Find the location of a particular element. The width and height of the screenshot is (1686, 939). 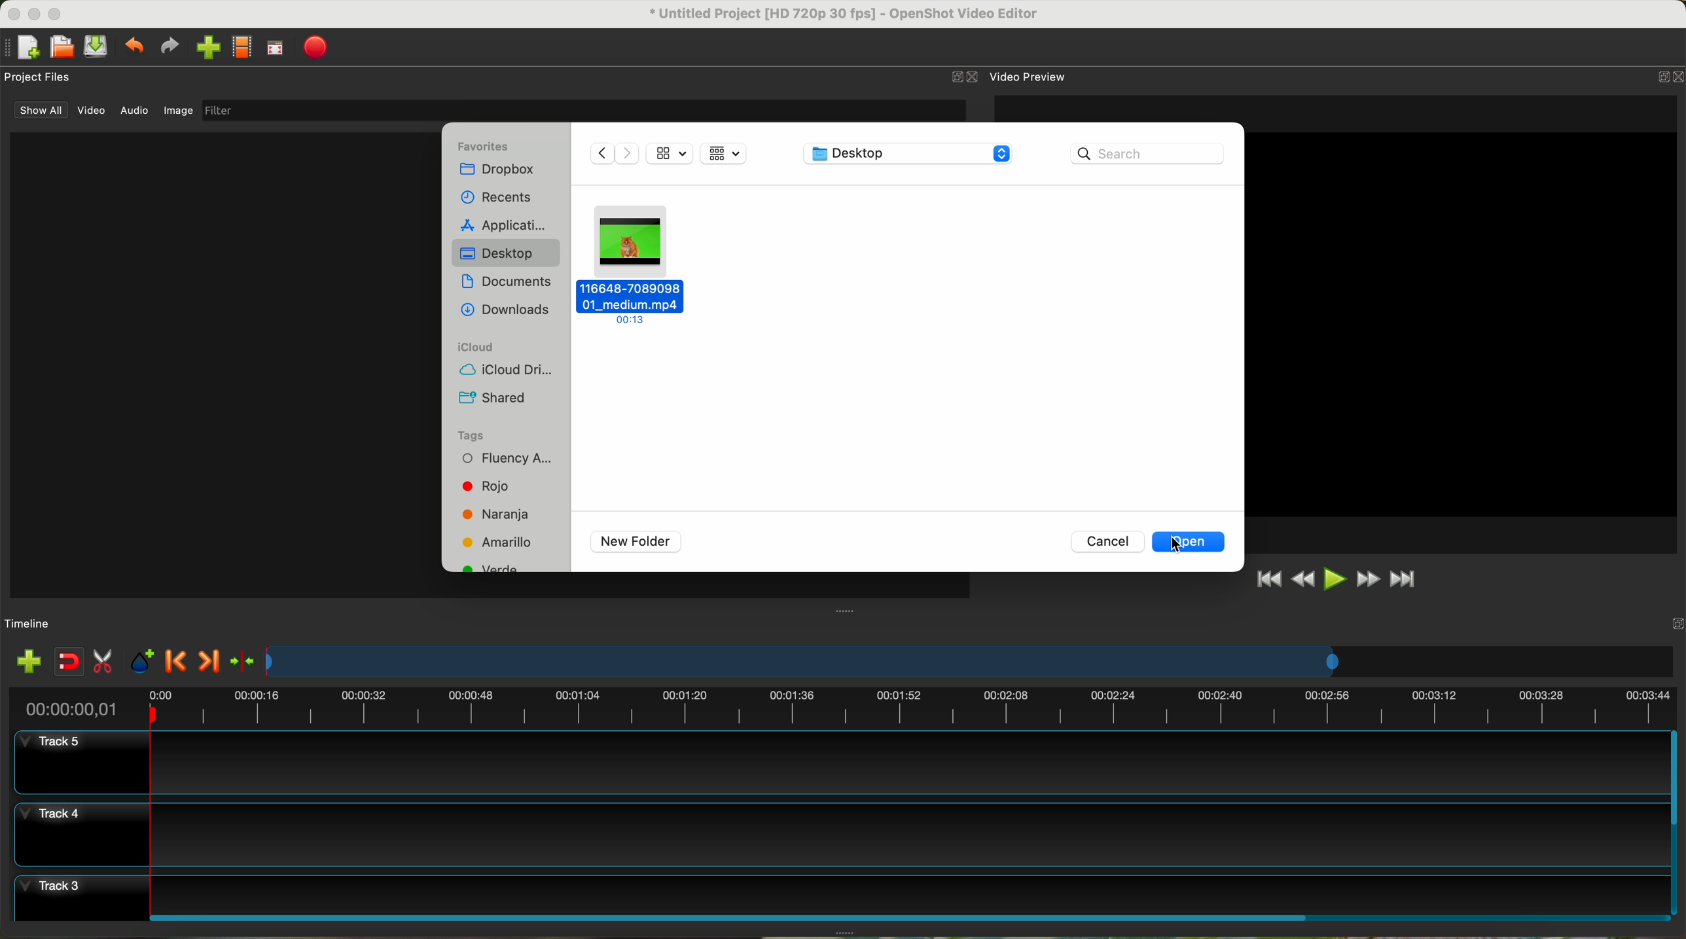

video preview is located at coordinates (1030, 76).